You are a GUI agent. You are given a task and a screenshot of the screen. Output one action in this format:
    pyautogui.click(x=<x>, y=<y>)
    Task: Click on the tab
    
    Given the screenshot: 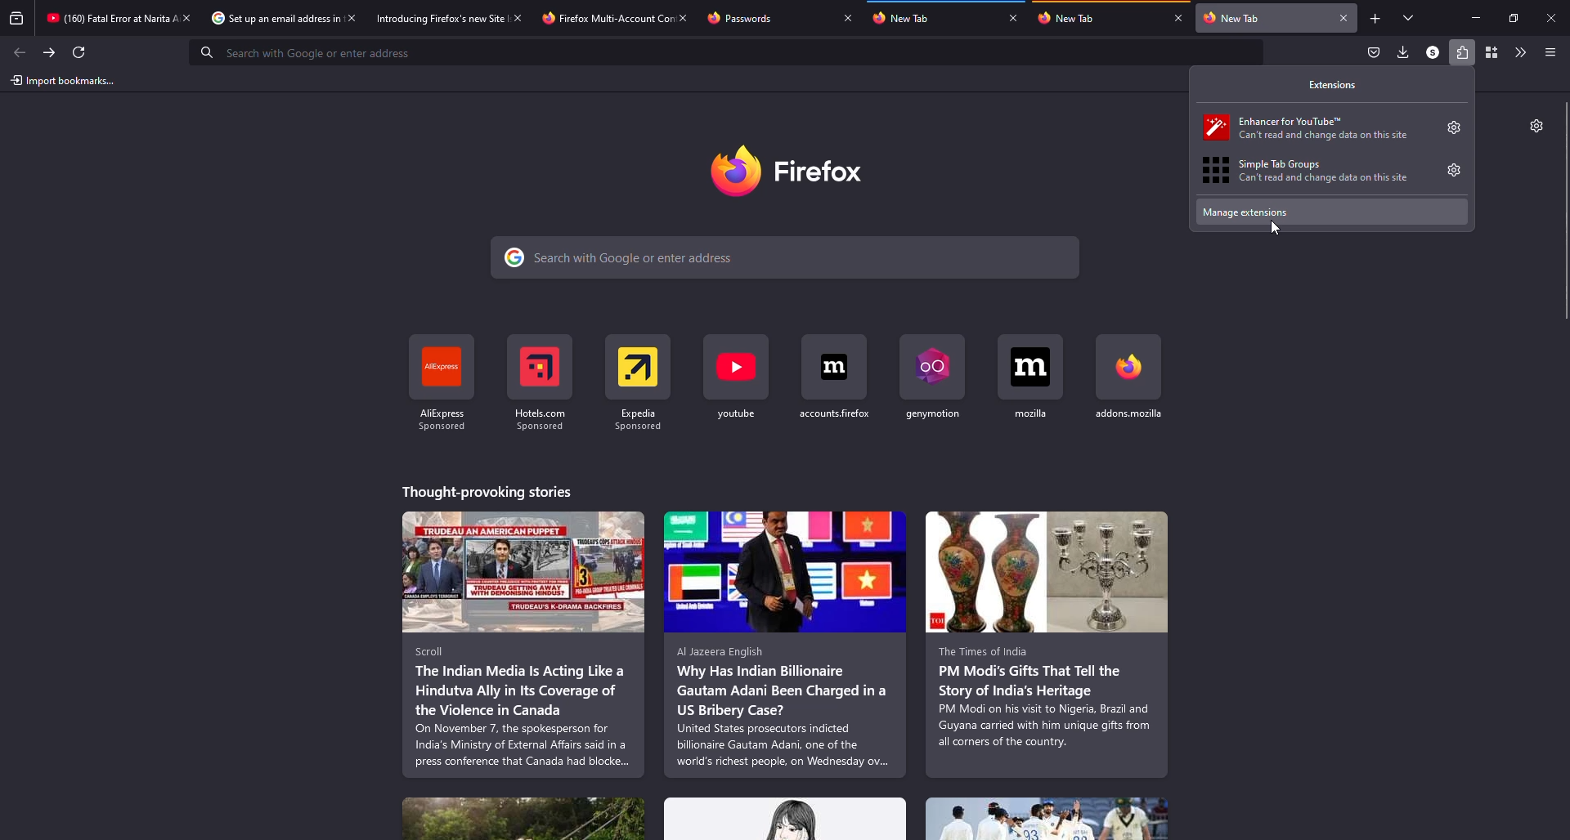 What is the action you would take?
    pyautogui.click(x=1238, y=18)
    